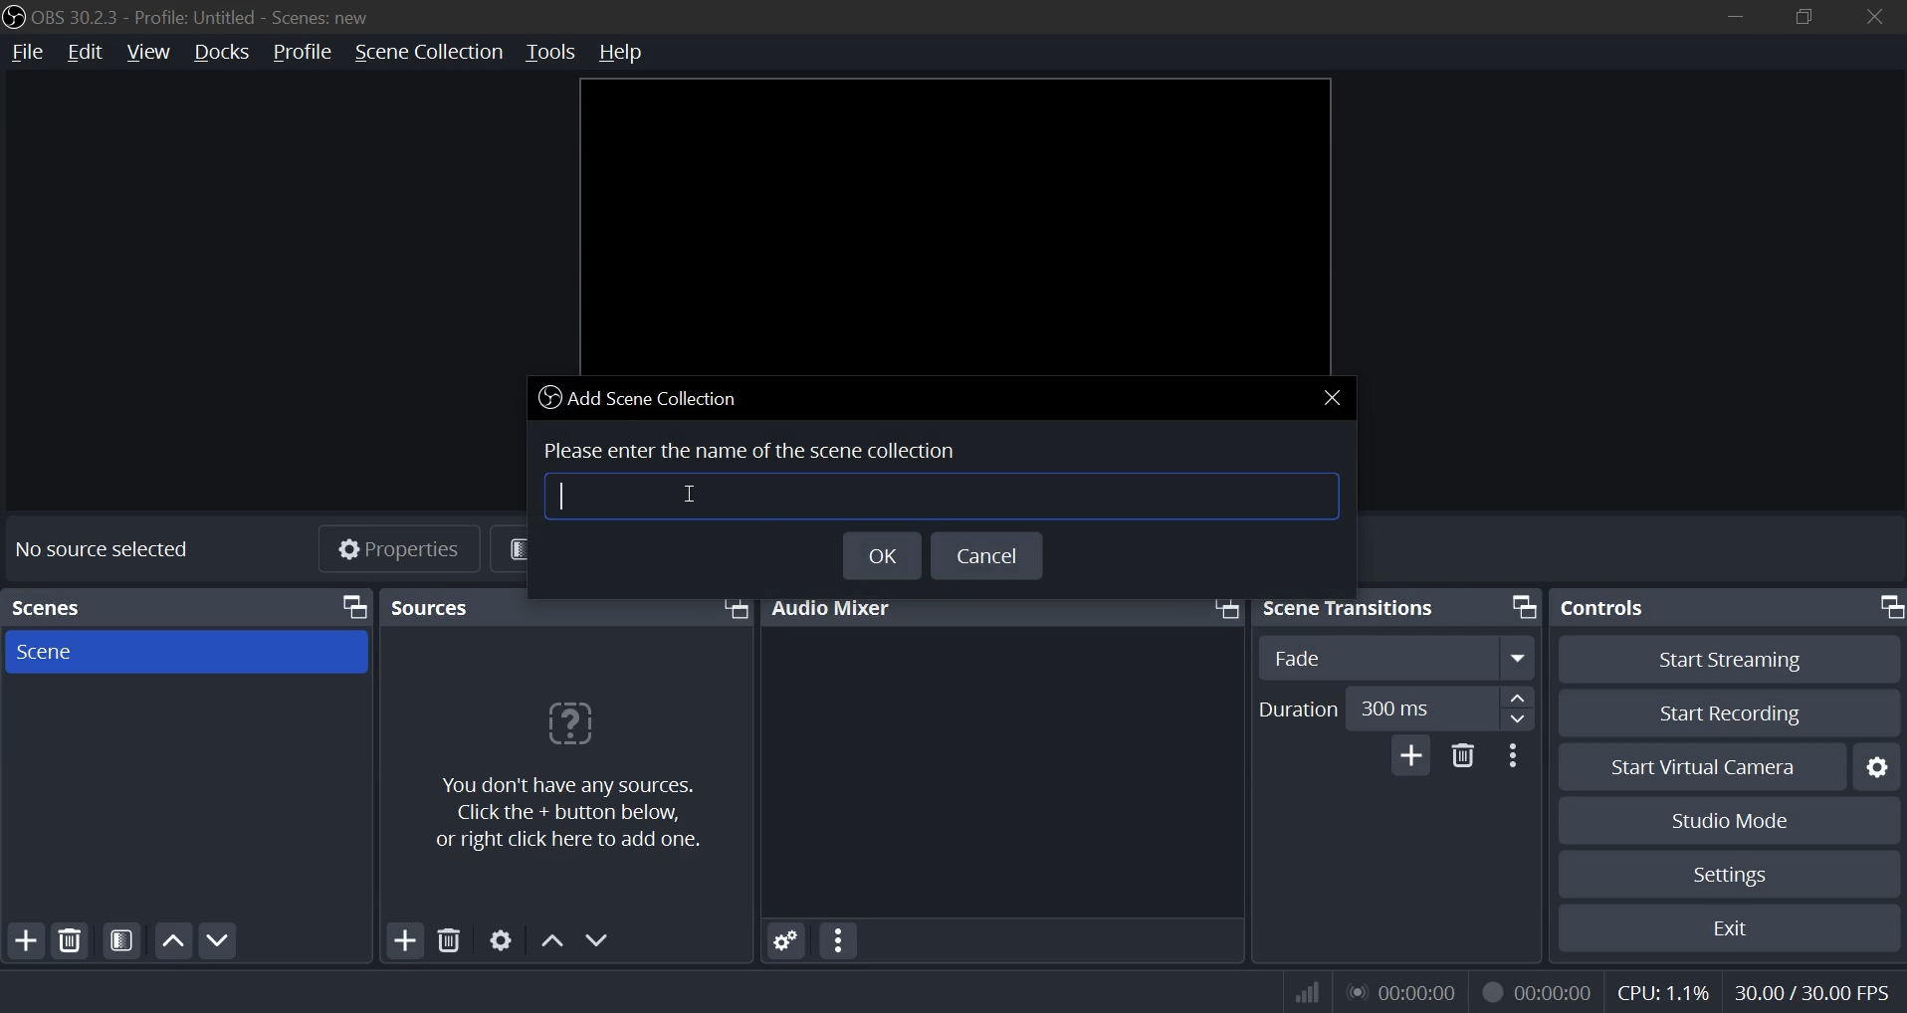  I want to click on cancel, so click(985, 555).